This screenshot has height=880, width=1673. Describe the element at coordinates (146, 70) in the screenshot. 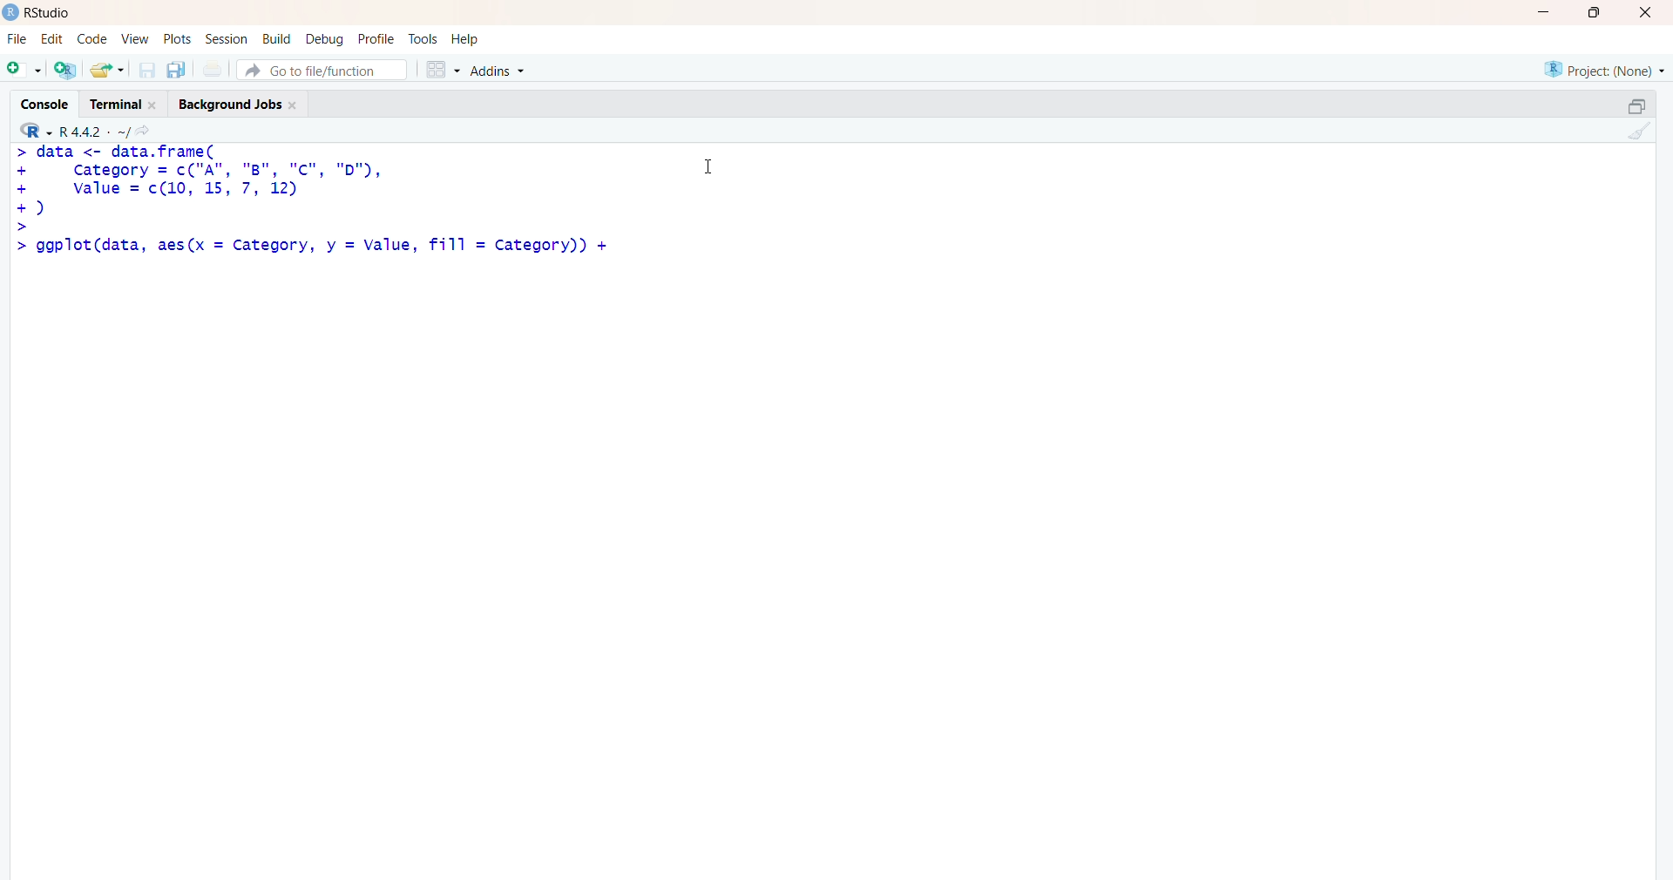

I see `save current document` at that location.